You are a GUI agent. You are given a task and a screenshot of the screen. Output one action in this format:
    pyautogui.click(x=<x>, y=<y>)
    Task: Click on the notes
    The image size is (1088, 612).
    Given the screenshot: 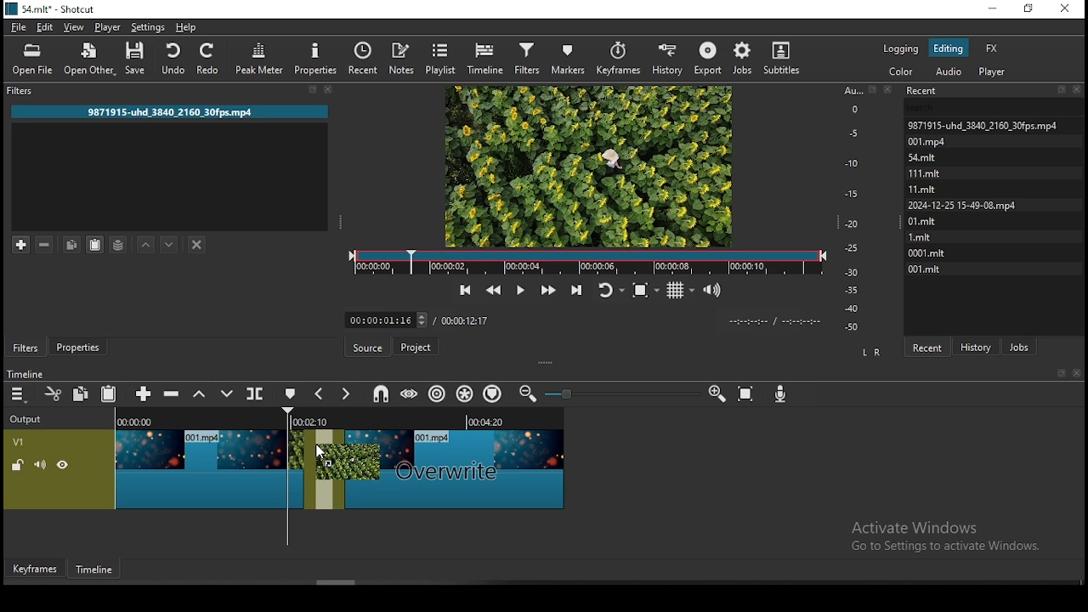 What is the action you would take?
    pyautogui.click(x=400, y=58)
    